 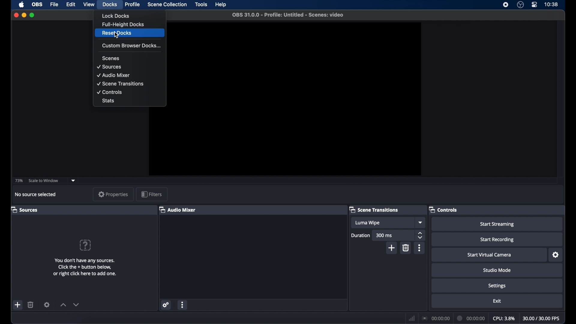 I want to click on controls, so click(x=111, y=92).